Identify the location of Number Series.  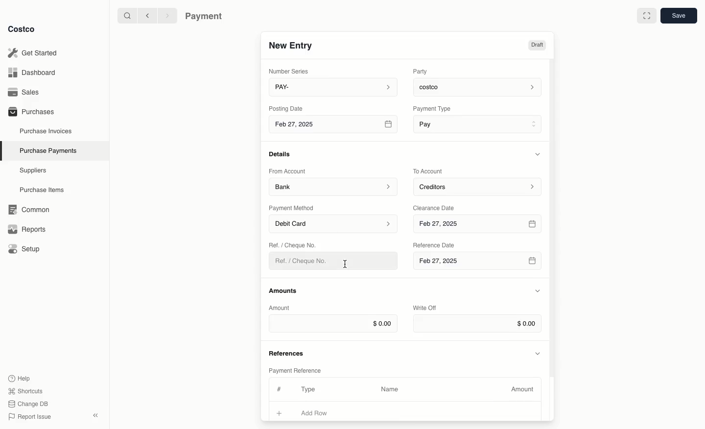
(291, 71).